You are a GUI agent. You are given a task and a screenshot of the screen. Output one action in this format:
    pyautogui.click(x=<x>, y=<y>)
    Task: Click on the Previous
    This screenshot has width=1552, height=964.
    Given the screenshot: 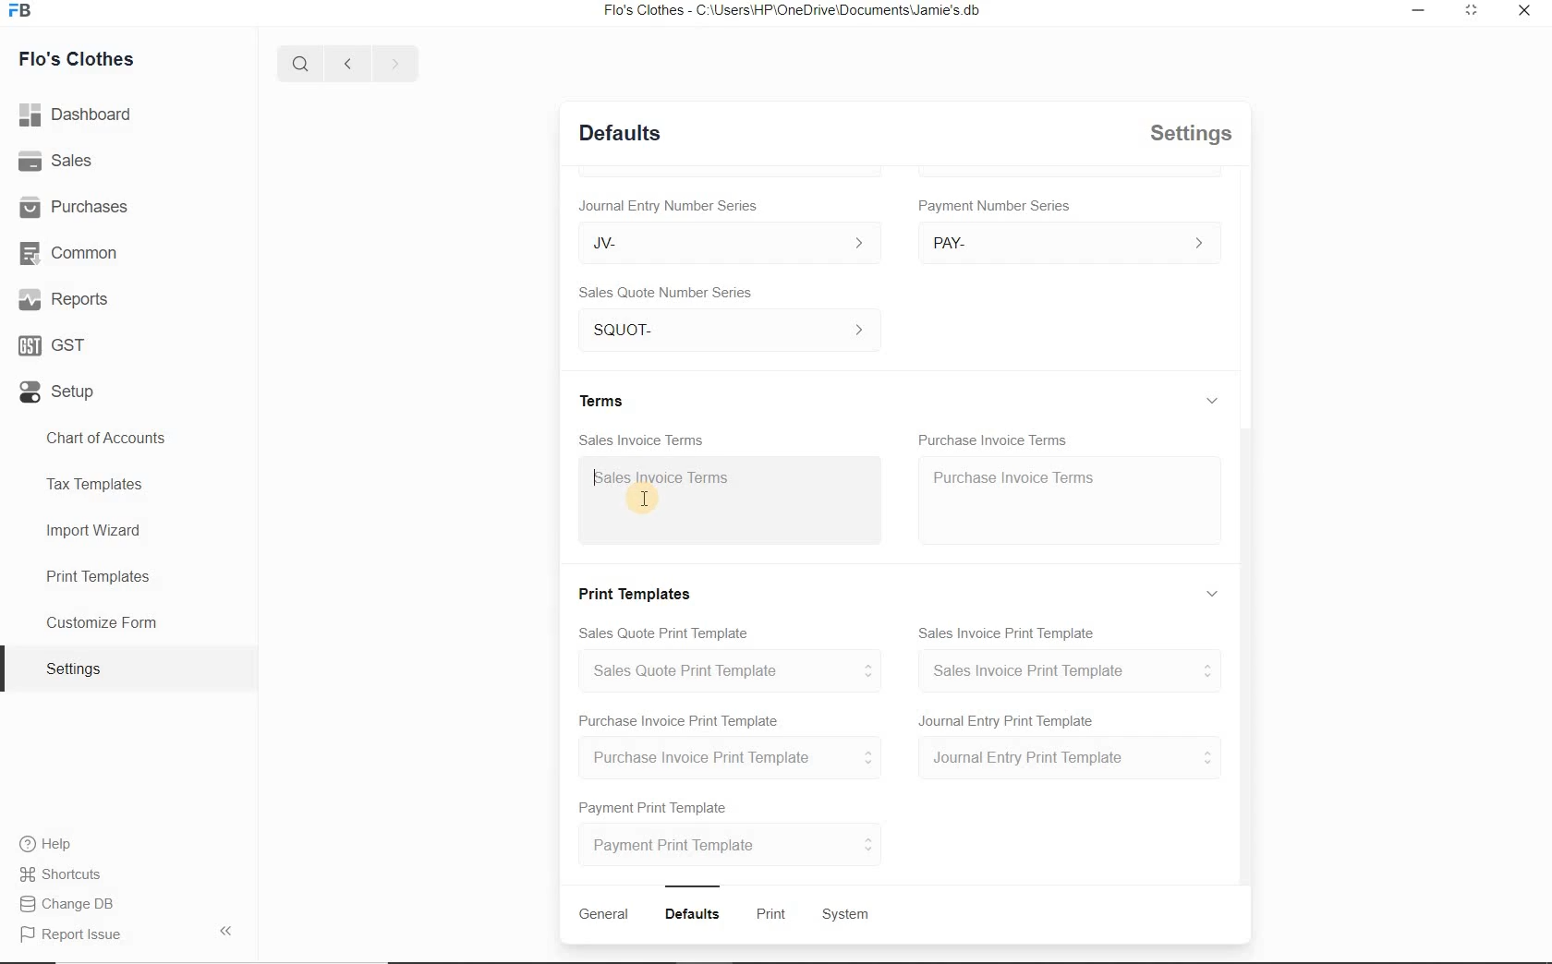 What is the action you would take?
    pyautogui.click(x=345, y=62)
    